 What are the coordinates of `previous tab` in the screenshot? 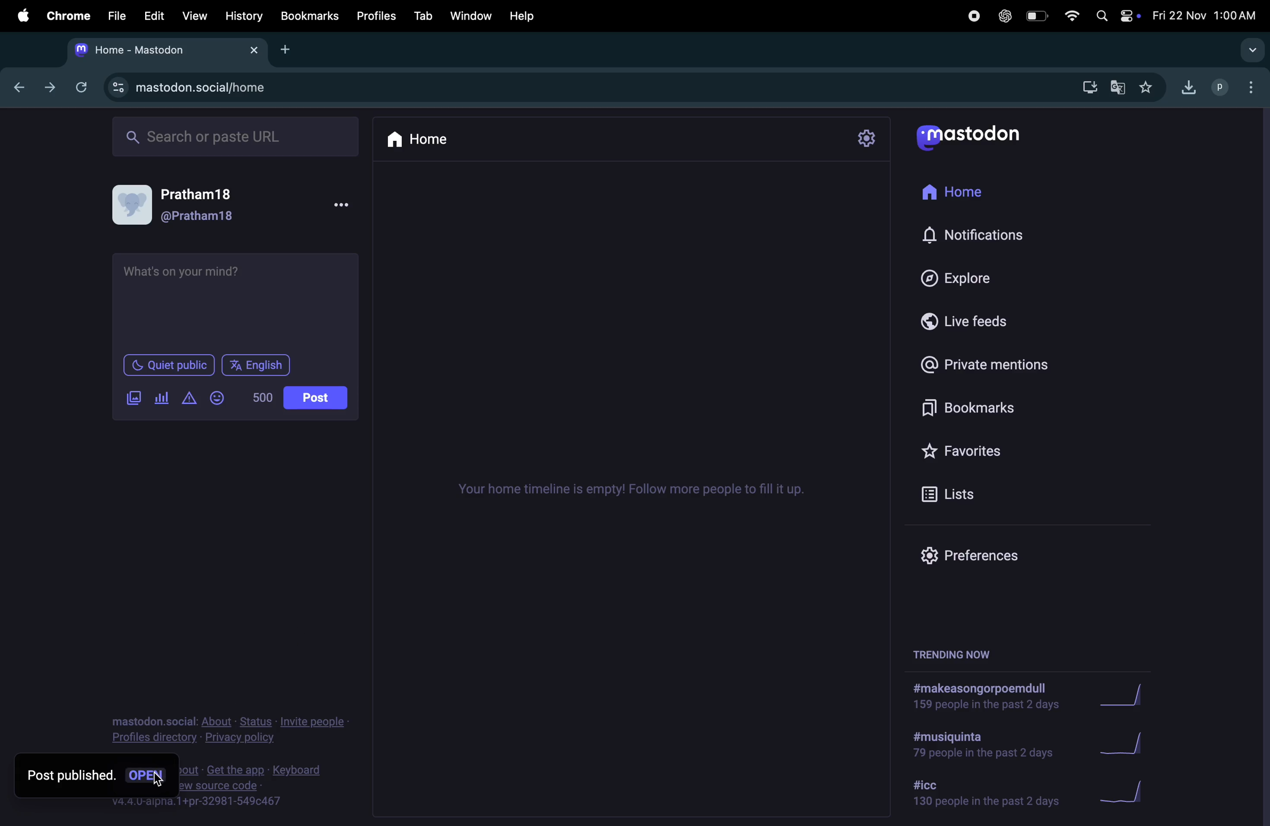 It's located at (20, 89).